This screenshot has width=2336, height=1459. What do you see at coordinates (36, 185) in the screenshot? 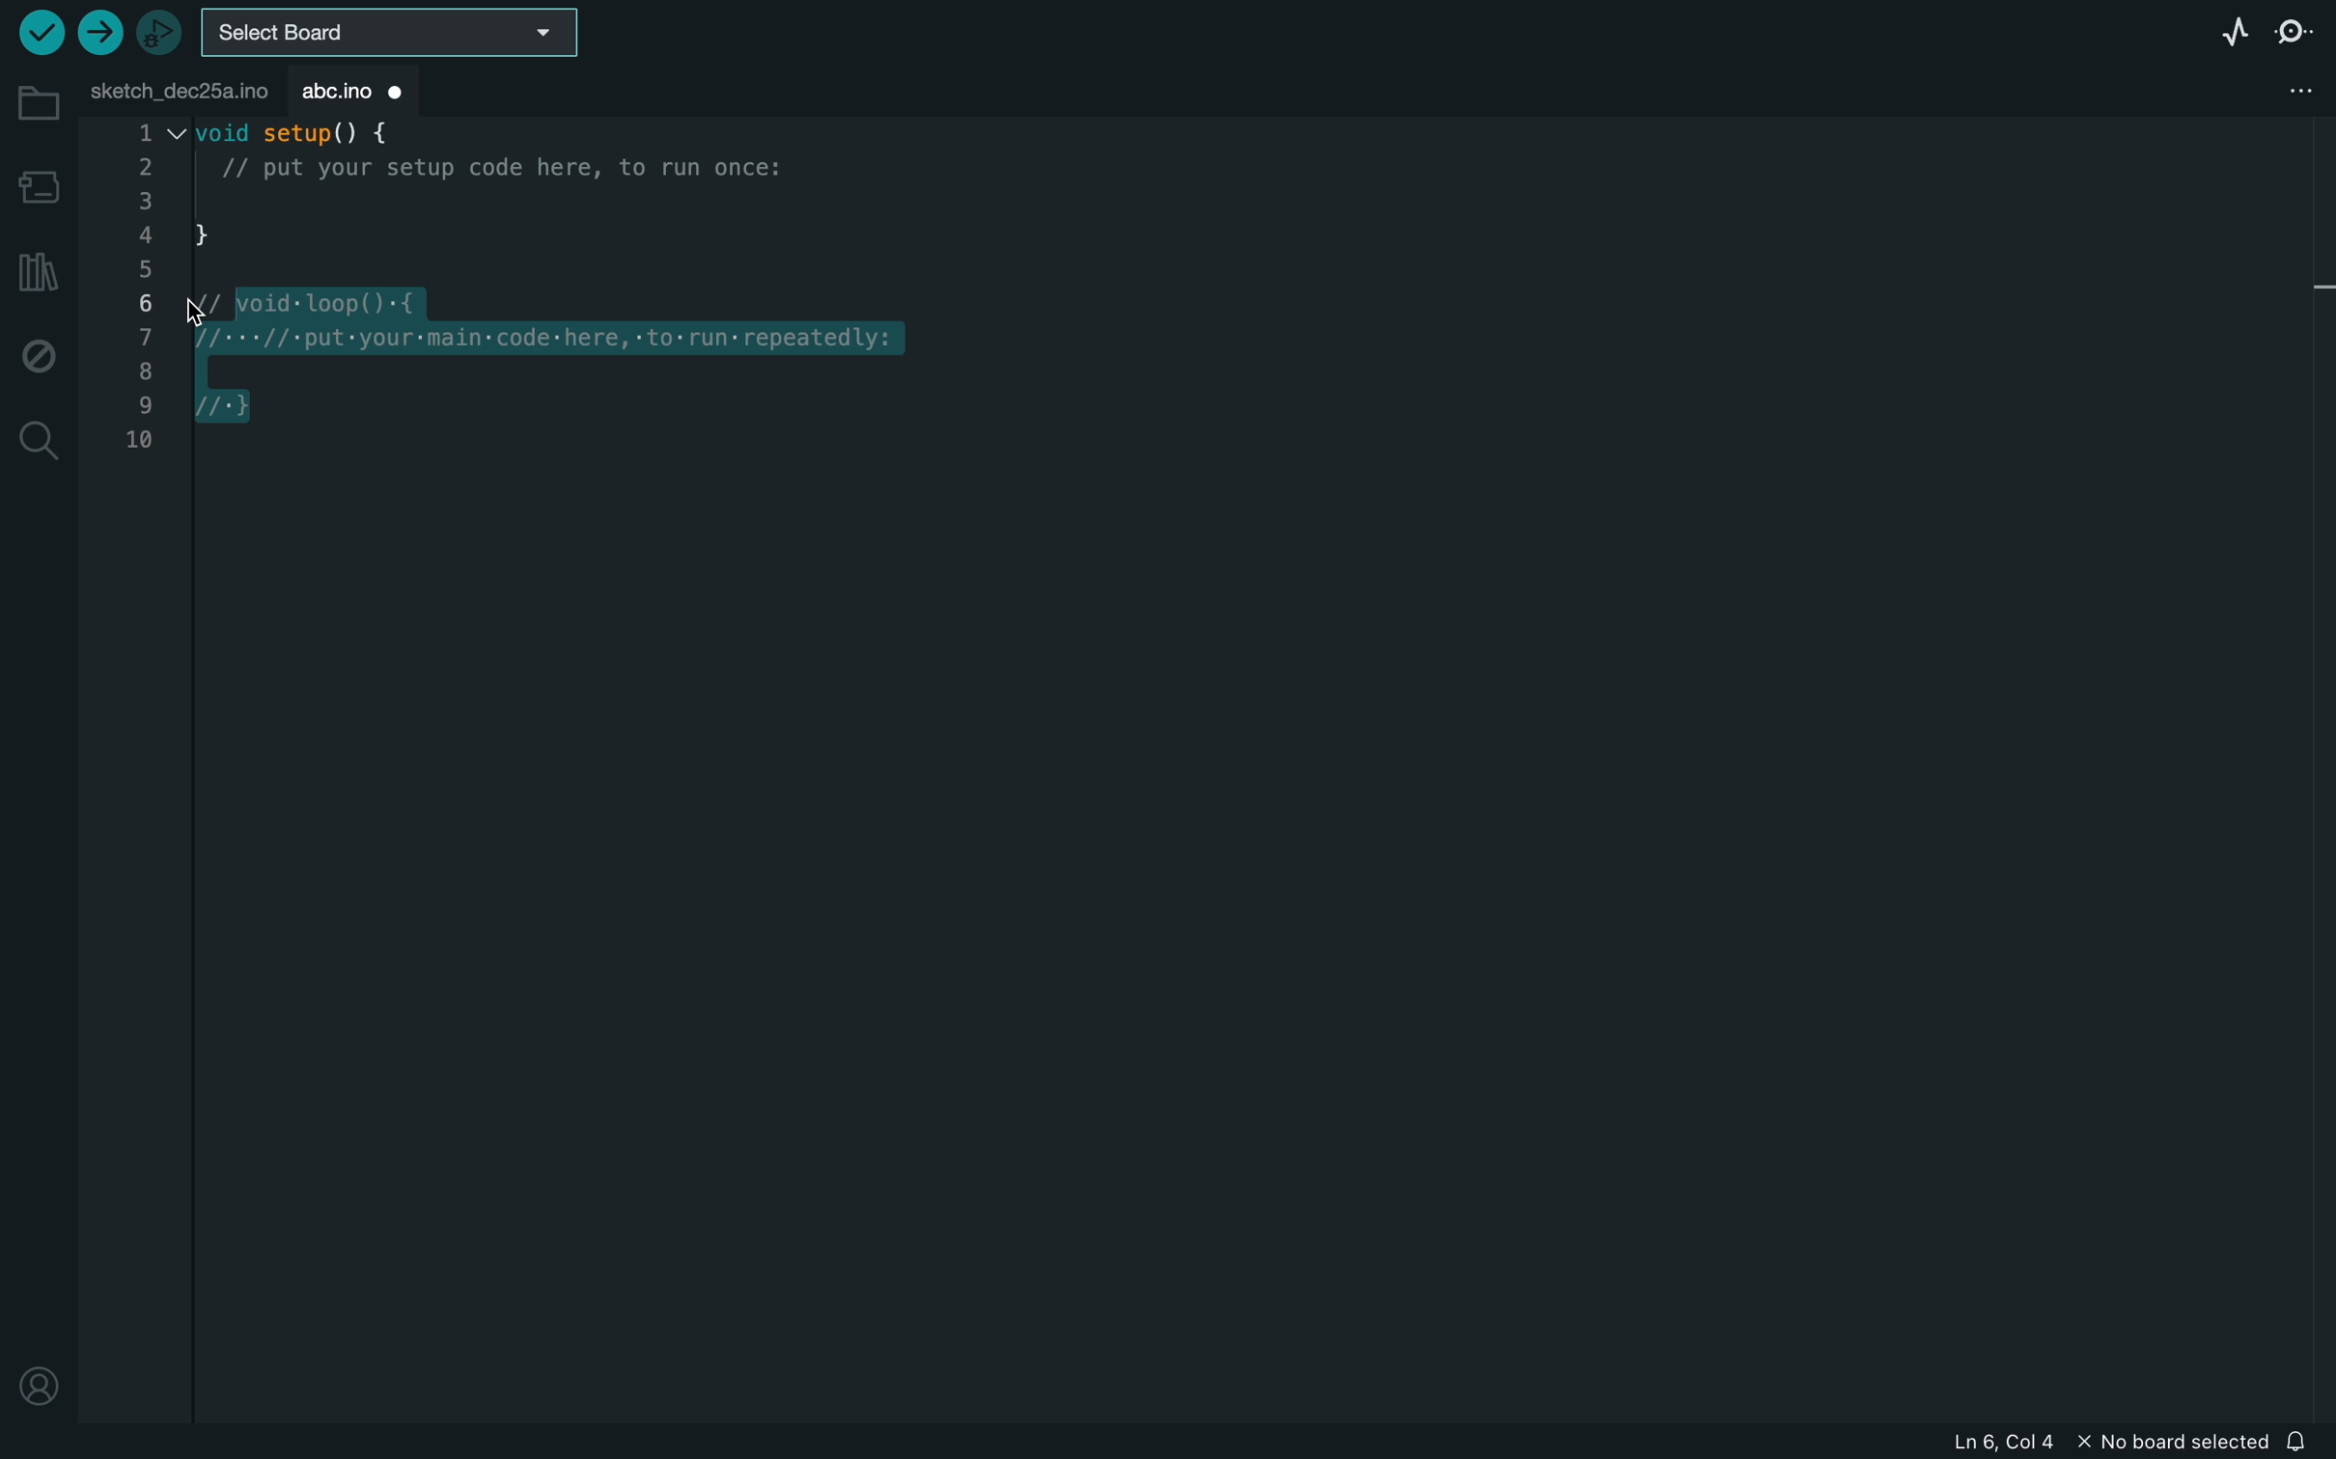
I see `board  manager` at bounding box center [36, 185].